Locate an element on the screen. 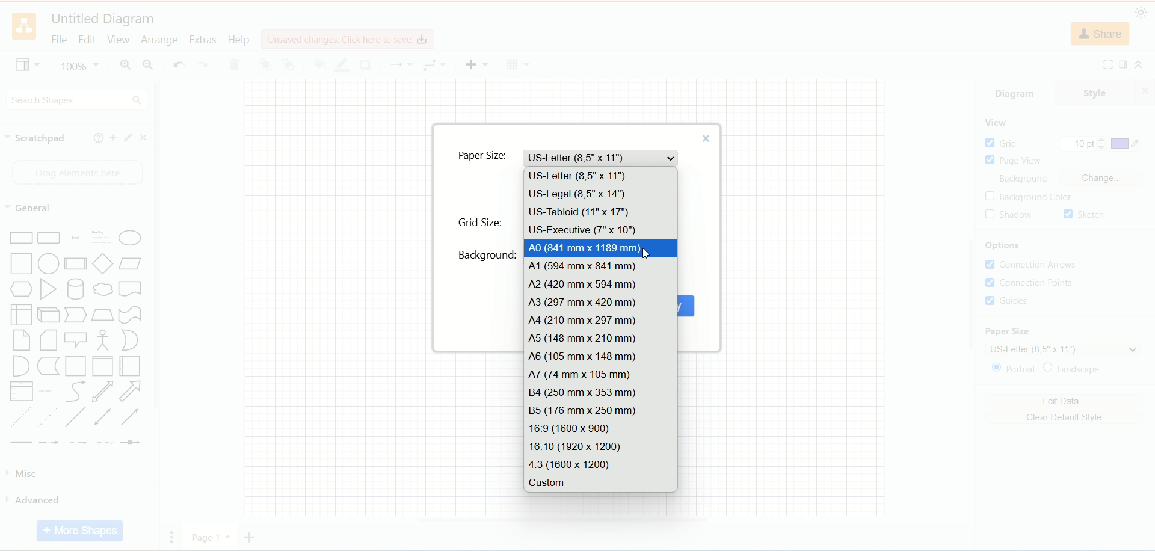 Image resolution: width=1155 pixels, height=551 pixels. Directional Connector is located at coordinates (131, 417).